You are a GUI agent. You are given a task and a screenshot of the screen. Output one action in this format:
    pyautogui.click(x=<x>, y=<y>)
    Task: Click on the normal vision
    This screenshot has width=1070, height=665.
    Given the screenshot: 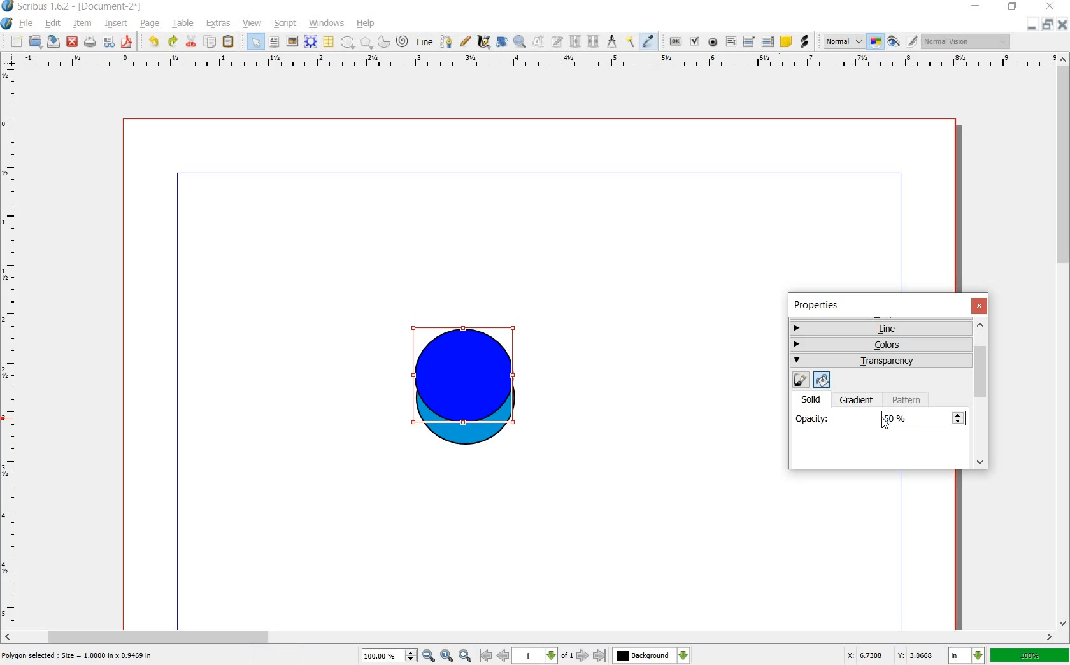 What is the action you would take?
    pyautogui.click(x=966, y=42)
    